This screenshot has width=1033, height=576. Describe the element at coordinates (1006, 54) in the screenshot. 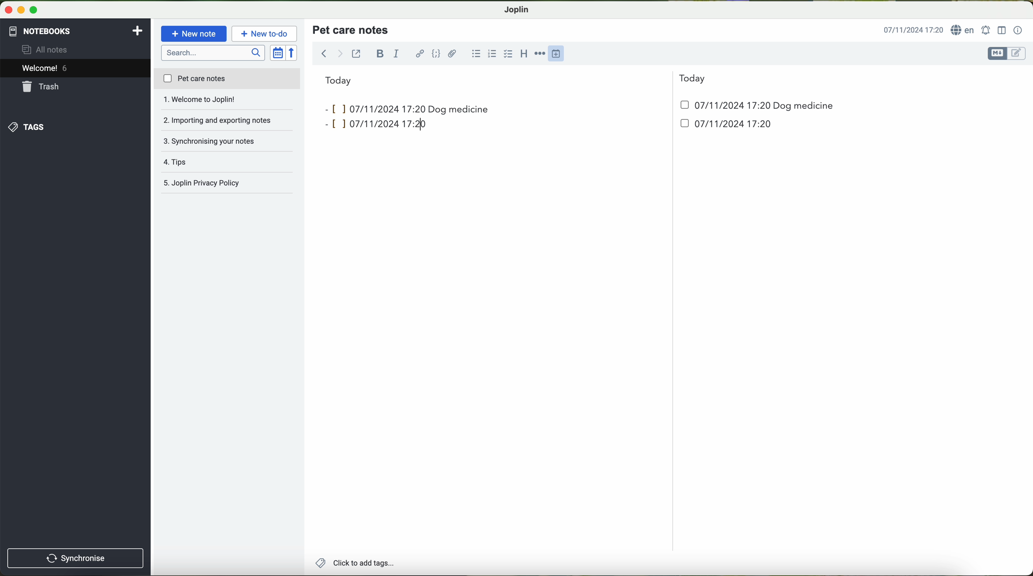

I see `toggle editors` at that location.